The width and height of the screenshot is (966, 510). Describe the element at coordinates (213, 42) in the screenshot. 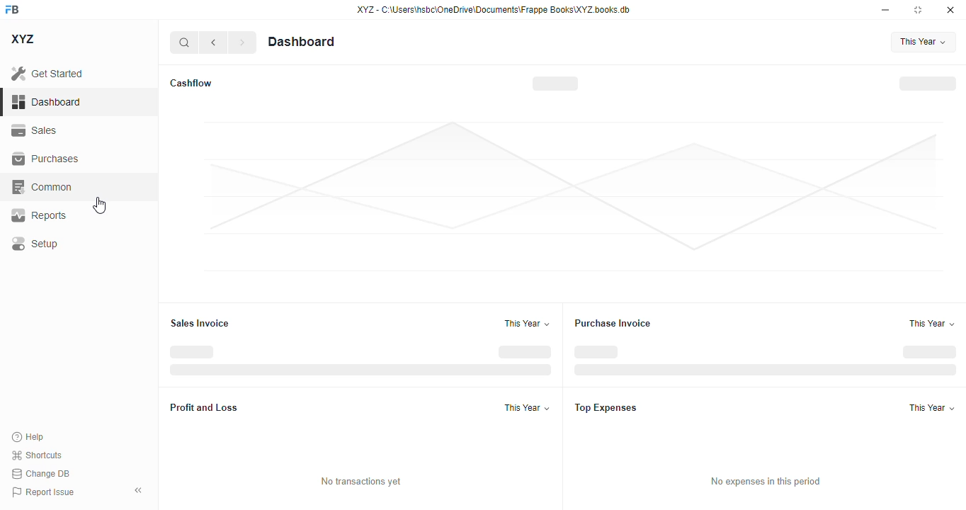

I see `previous` at that location.